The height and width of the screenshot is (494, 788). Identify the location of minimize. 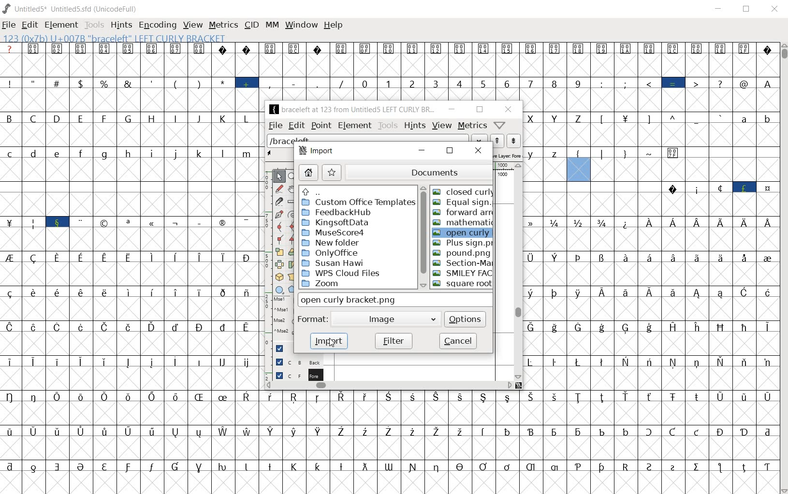
(720, 9).